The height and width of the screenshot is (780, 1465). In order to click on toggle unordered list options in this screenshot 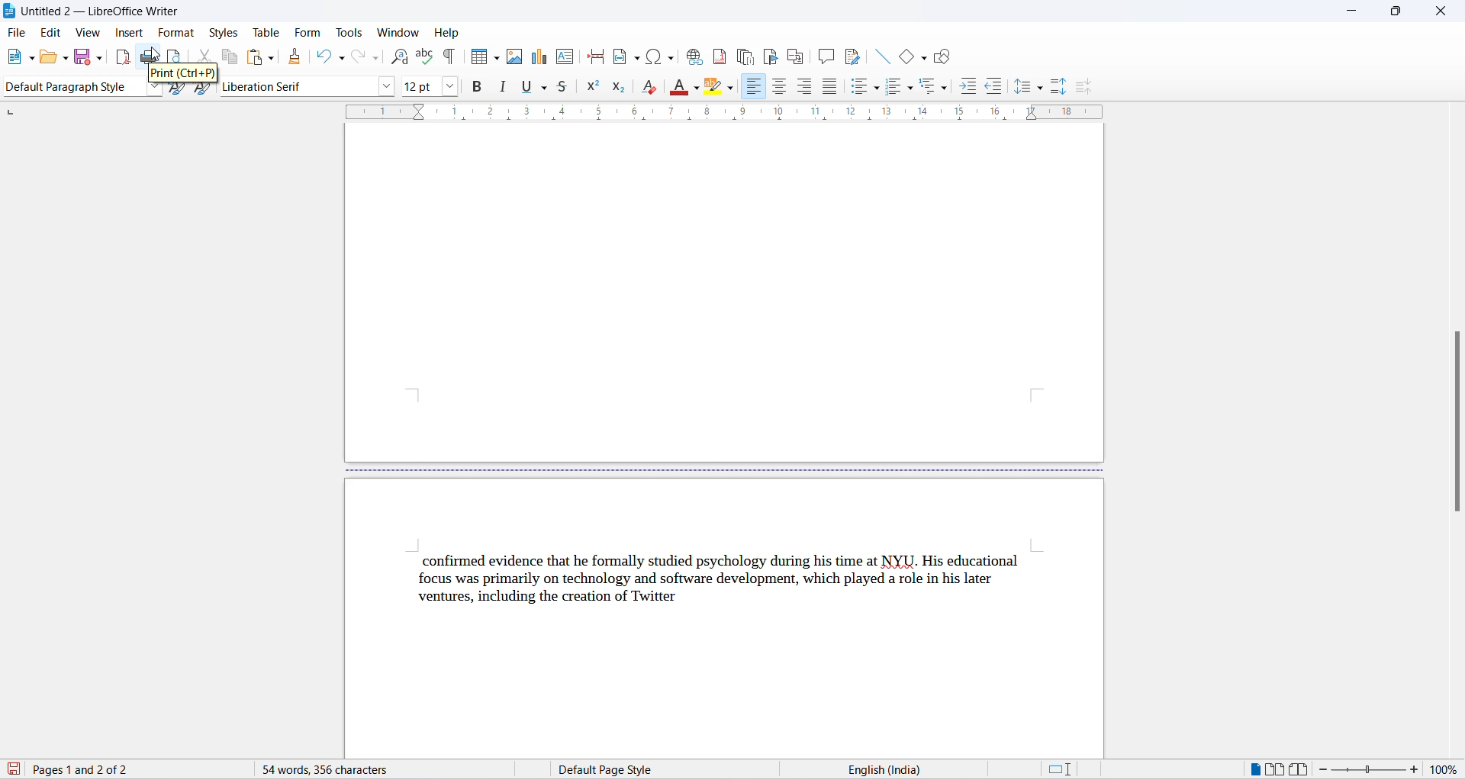, I will do `click(877, 90)`.